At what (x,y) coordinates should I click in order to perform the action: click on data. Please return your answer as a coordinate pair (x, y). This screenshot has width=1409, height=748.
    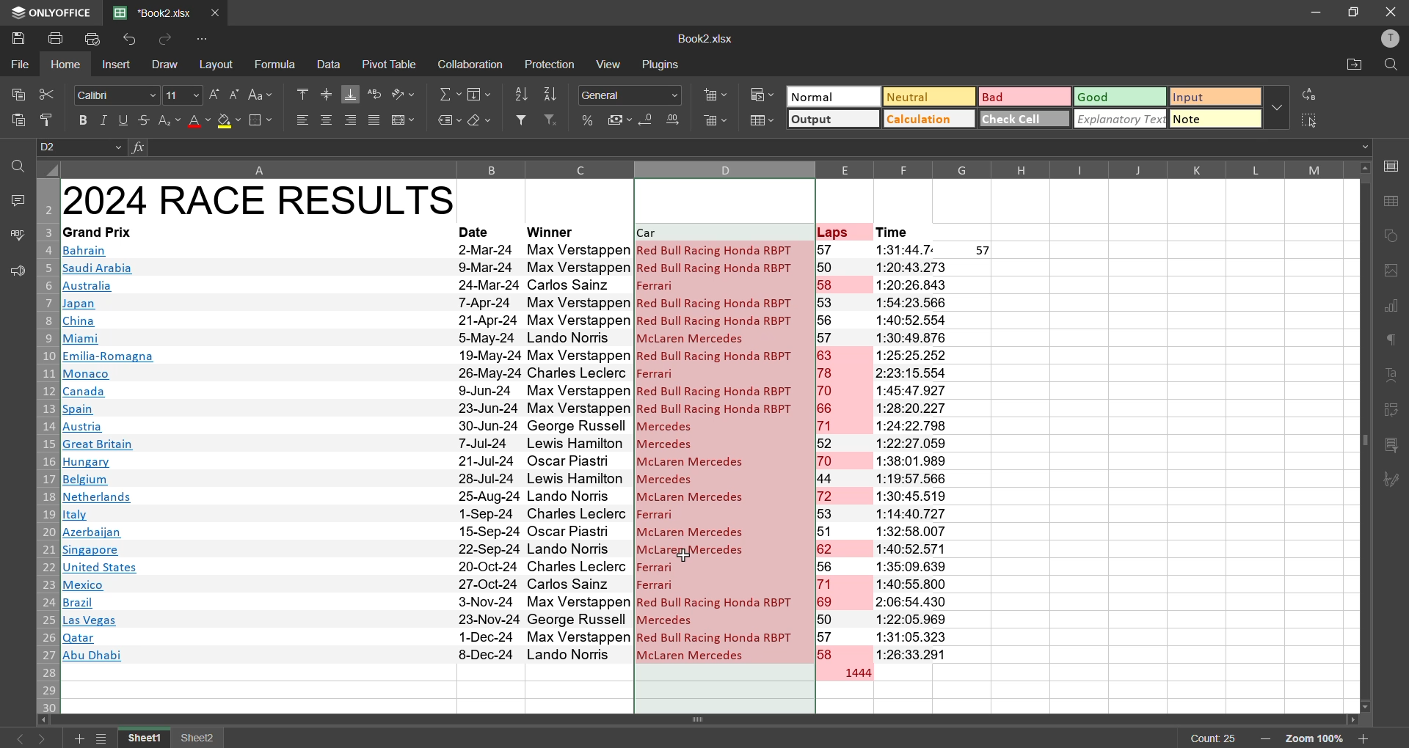
    Looking at the image, I should click on (329, 64).